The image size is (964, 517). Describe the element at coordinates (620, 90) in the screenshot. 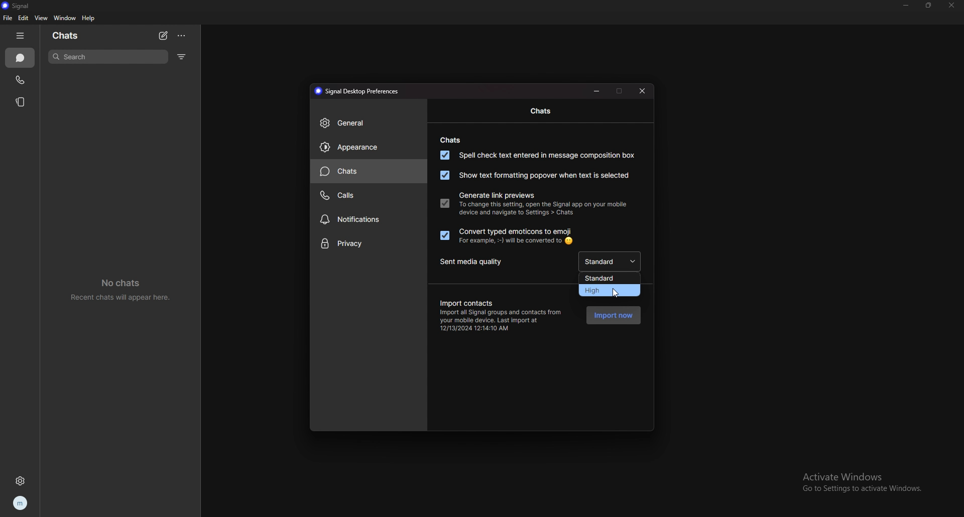

I see `maximize` at that location.